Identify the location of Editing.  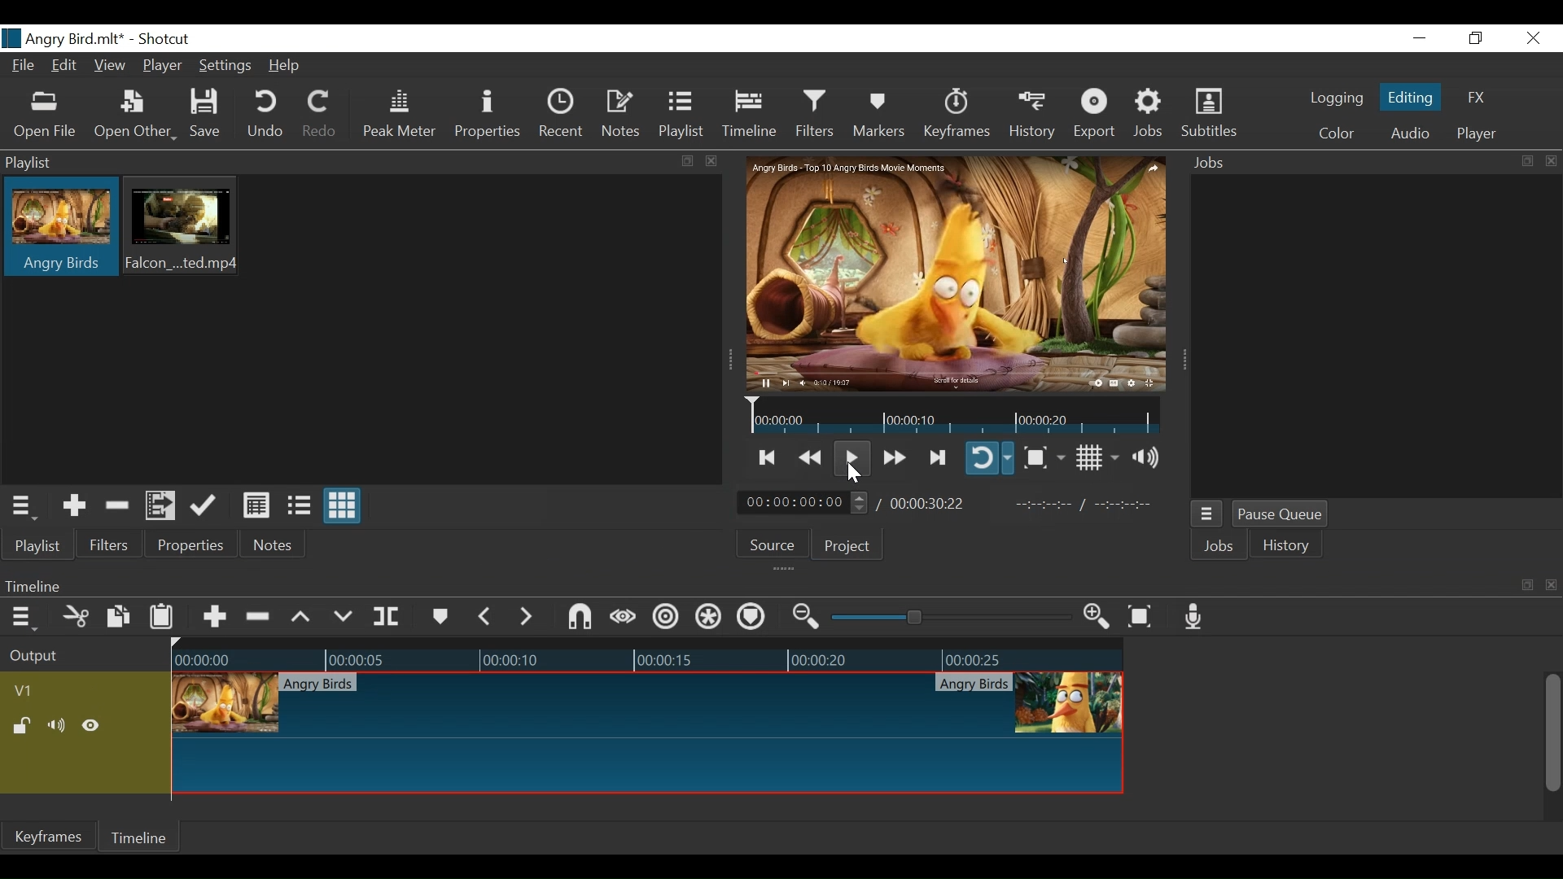
(1411, 99).